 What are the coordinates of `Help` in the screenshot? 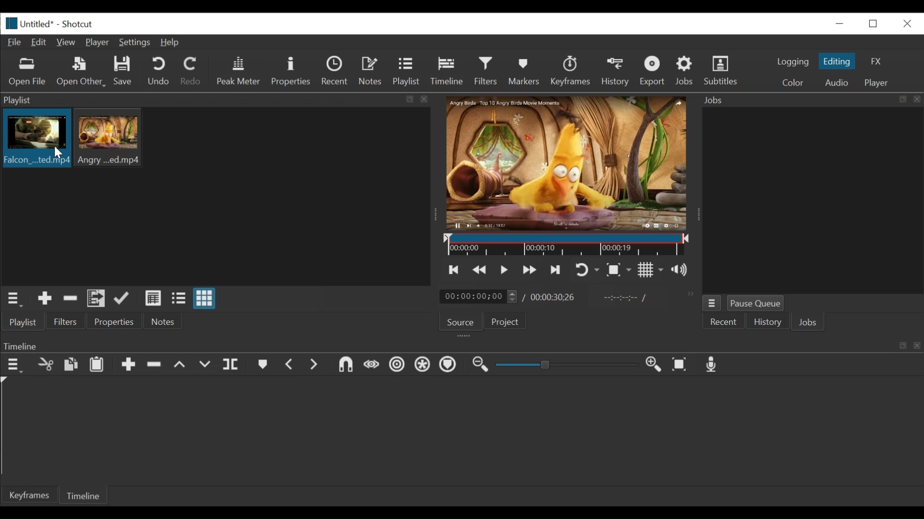 It's located at (170, 43).